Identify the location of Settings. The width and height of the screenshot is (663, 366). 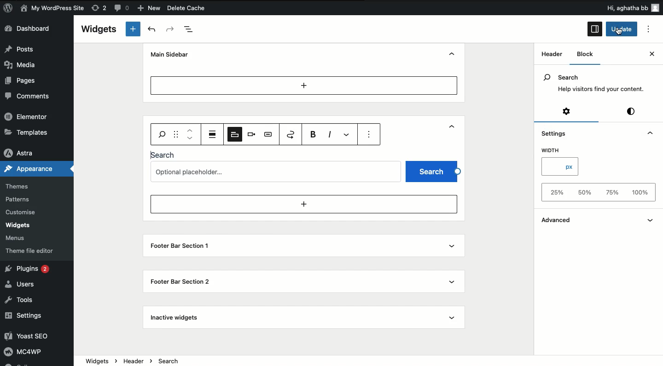
(29, 315).